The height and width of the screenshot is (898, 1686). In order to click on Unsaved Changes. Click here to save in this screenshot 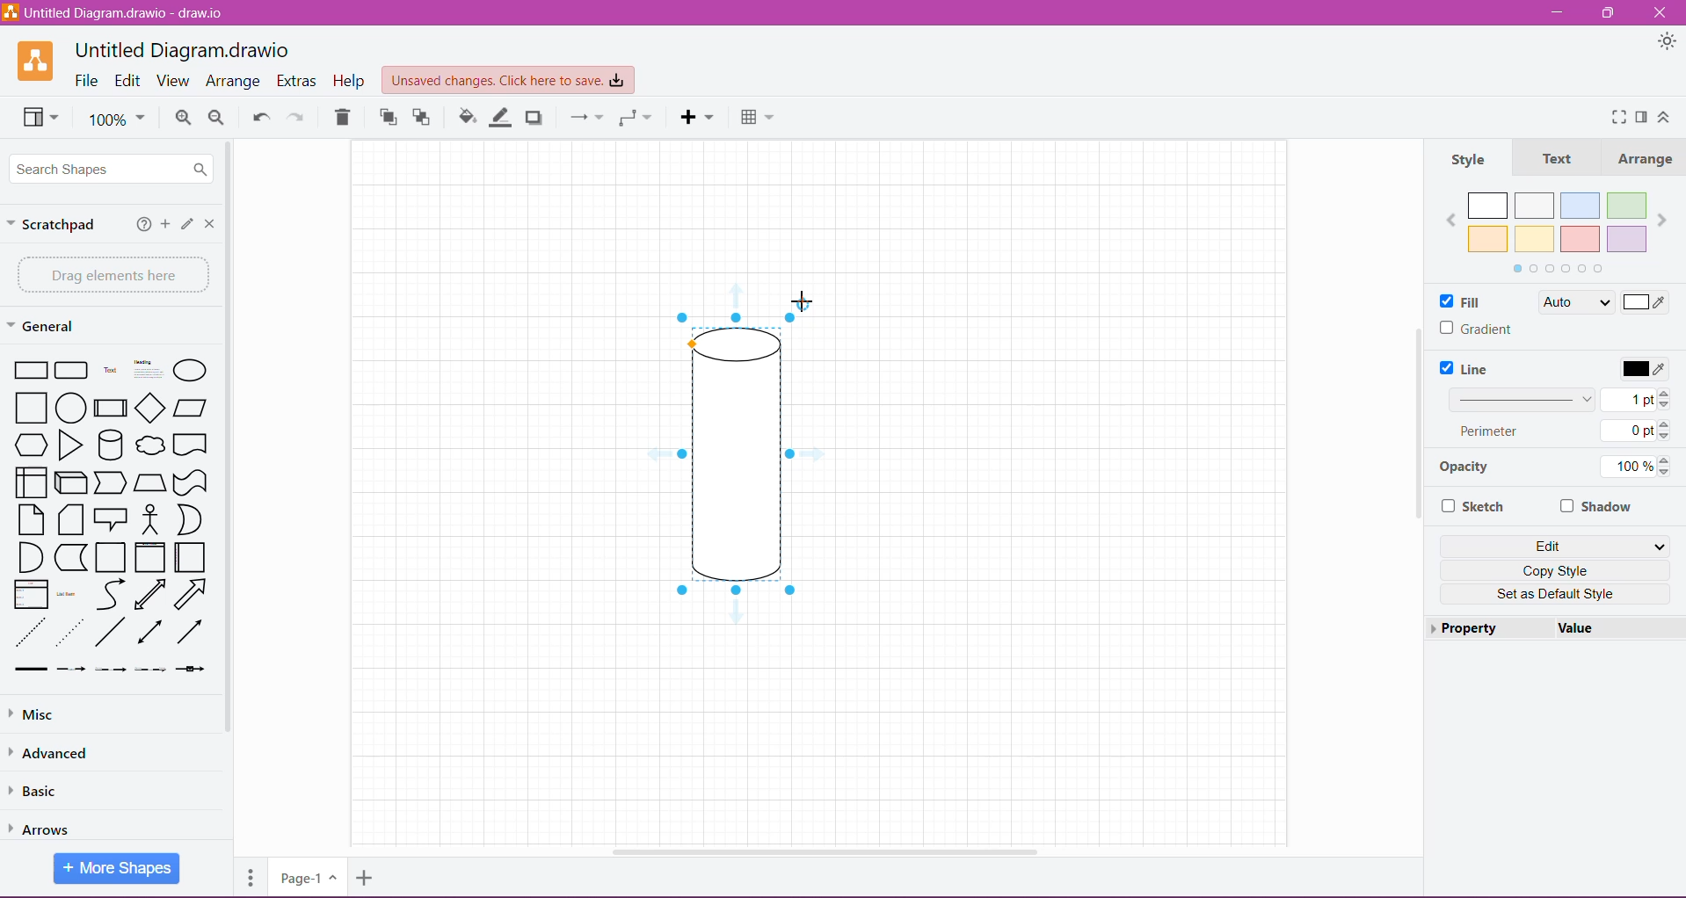, I will do `click(505, 78)`.